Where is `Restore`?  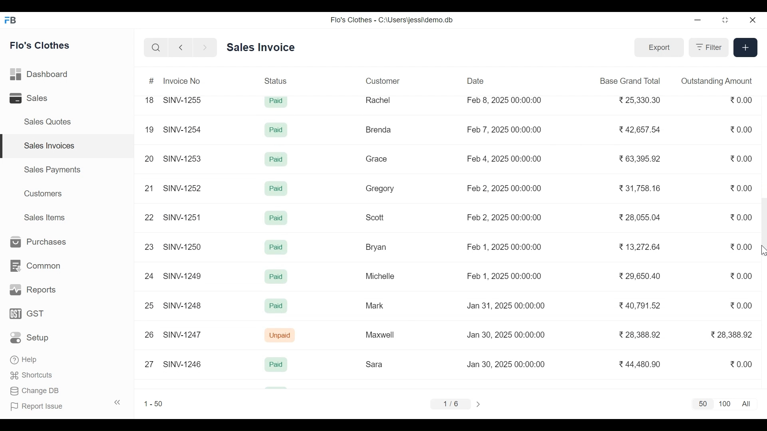
Restore is located at coordinates (725, 21).